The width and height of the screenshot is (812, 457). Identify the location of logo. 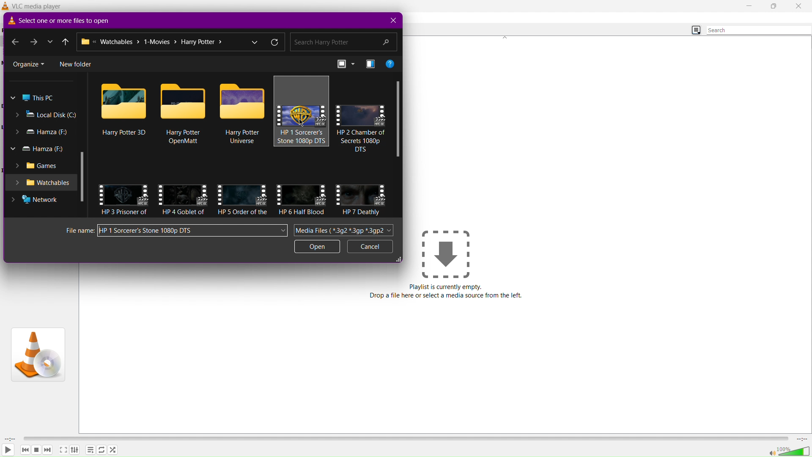
(6, 6).